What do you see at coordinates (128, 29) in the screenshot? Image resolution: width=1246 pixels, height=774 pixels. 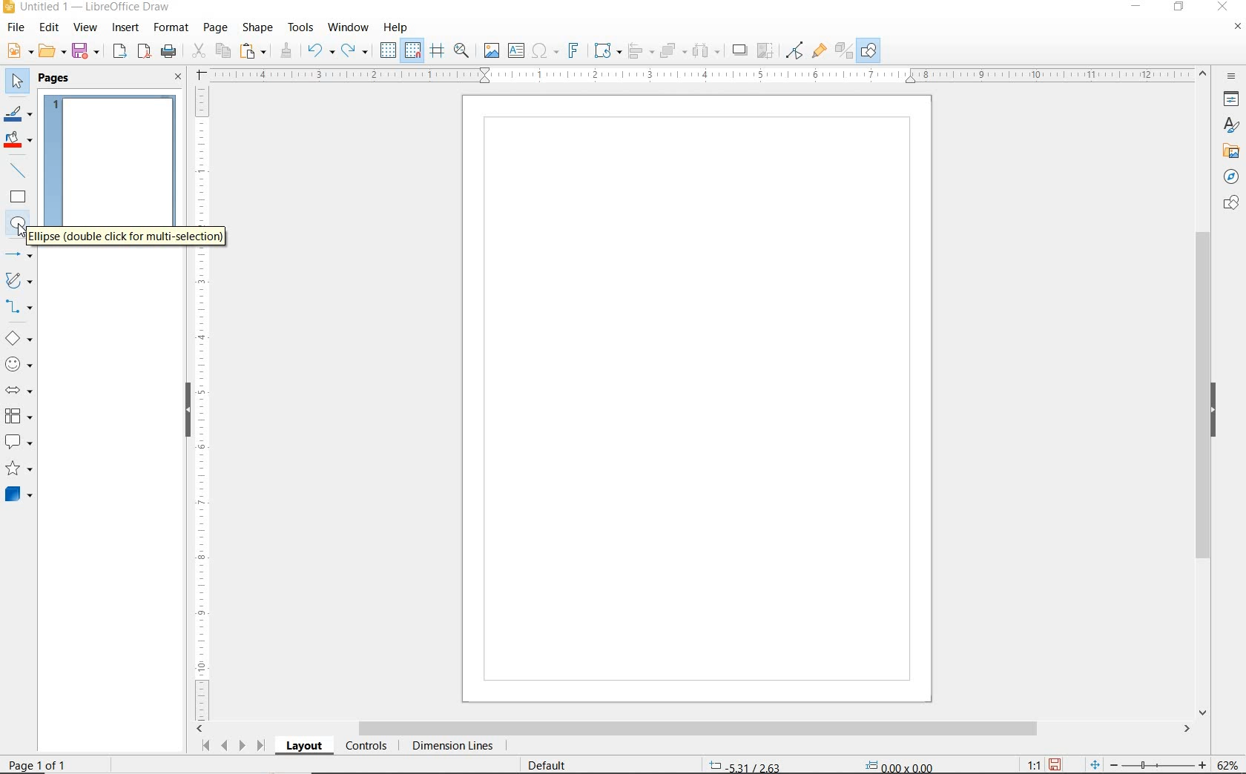 I see `INSERT` at bounding box center [128, 29].